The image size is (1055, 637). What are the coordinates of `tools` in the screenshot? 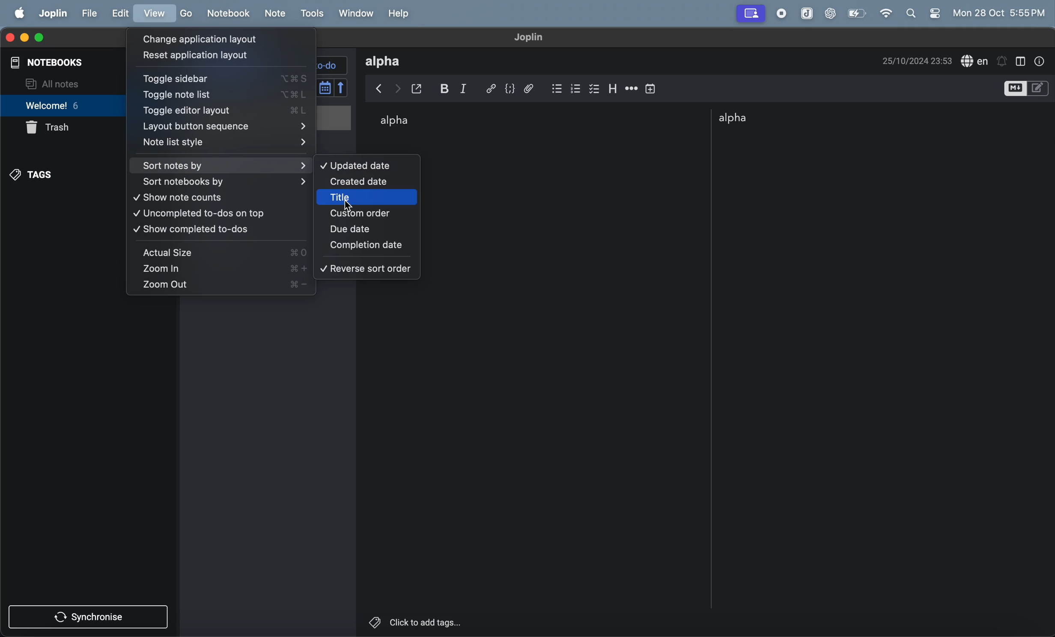 It's located at (315, 13).